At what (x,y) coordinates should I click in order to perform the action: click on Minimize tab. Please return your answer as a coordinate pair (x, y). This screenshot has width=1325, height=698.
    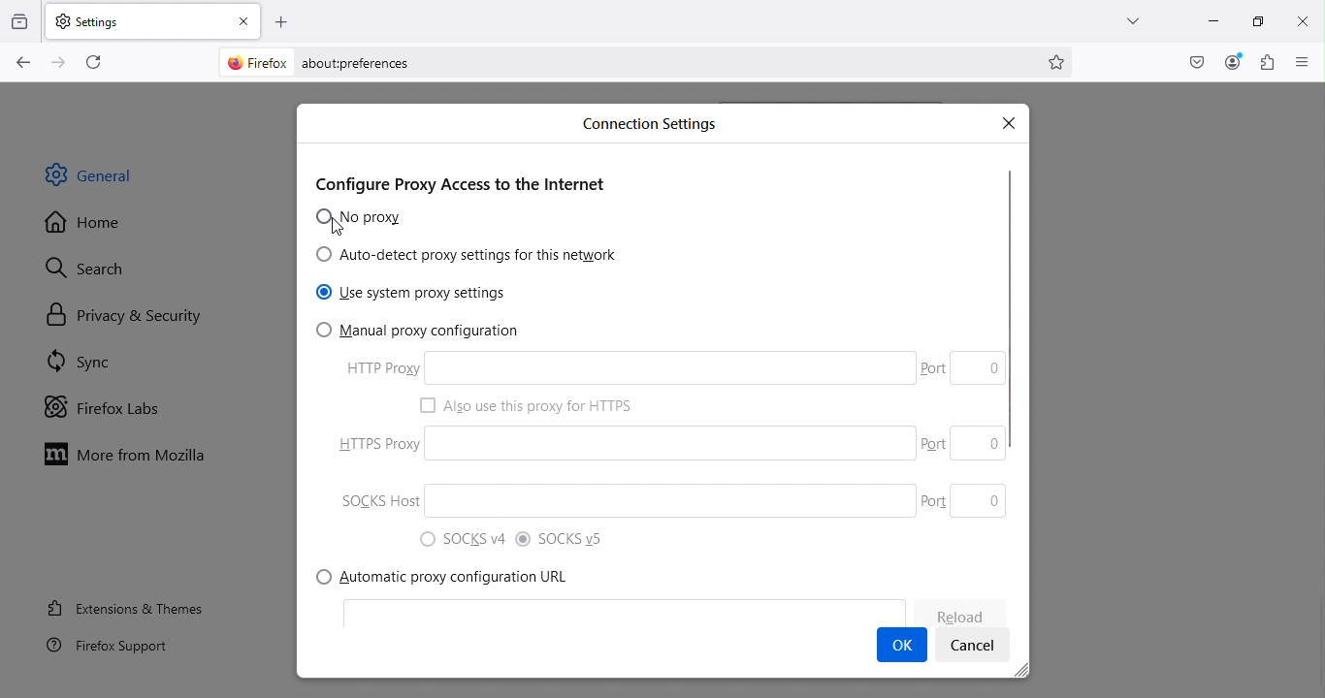
    Looking at the image, I should click on (1208, 23).